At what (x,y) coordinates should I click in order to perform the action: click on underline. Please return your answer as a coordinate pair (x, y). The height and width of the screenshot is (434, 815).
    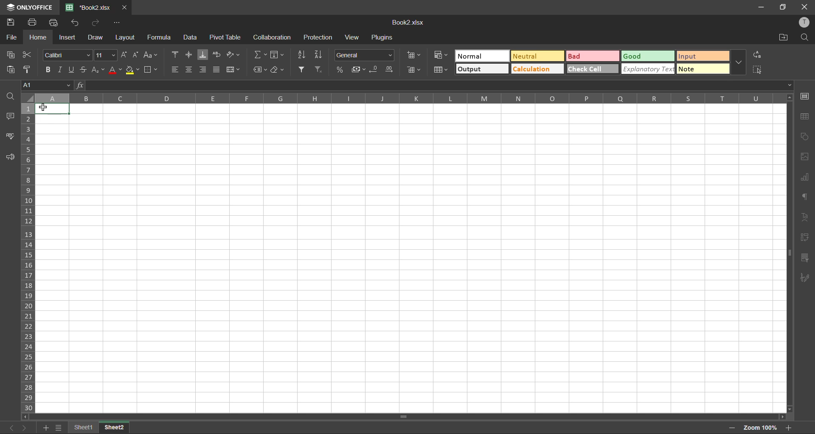
    Looking at the image, I should click on (73, 69).